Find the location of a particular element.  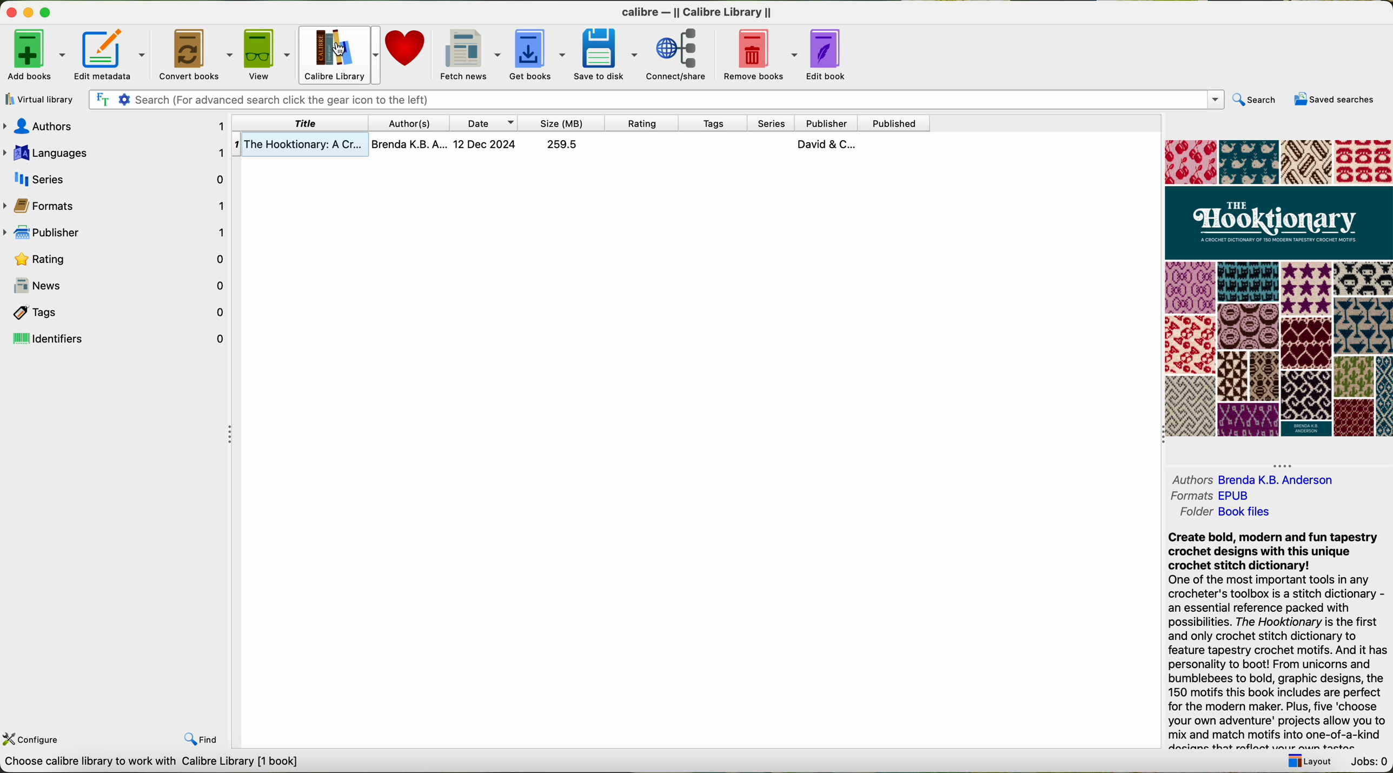

connect/share is located at coordinates (677, 56).